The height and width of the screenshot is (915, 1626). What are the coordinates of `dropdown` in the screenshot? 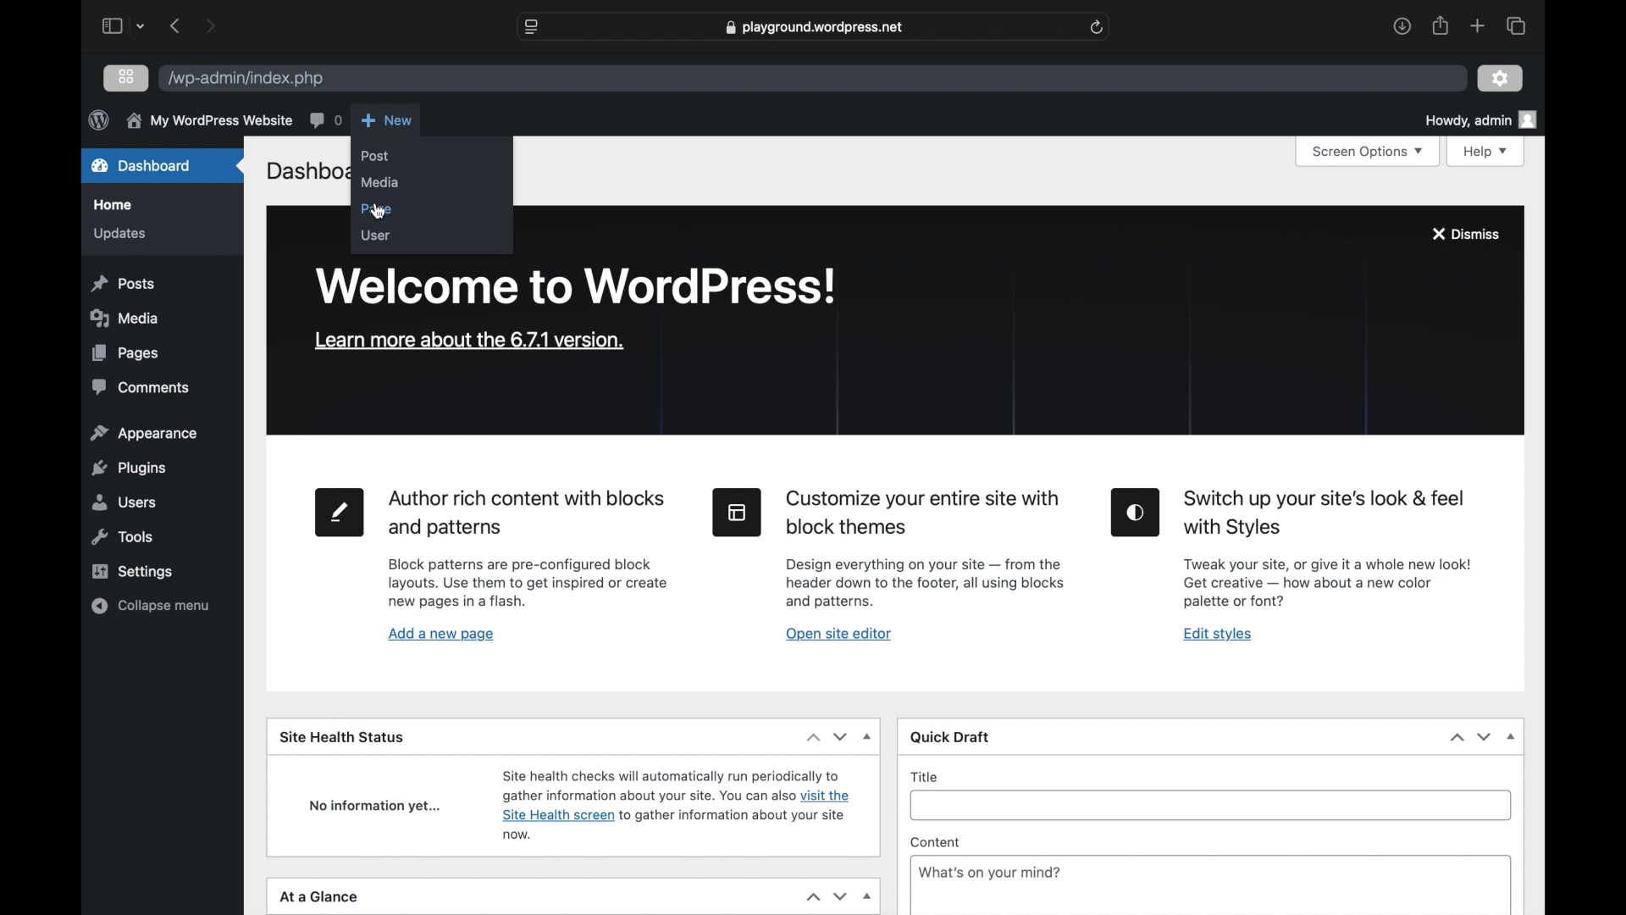 It's located at (868, 736).